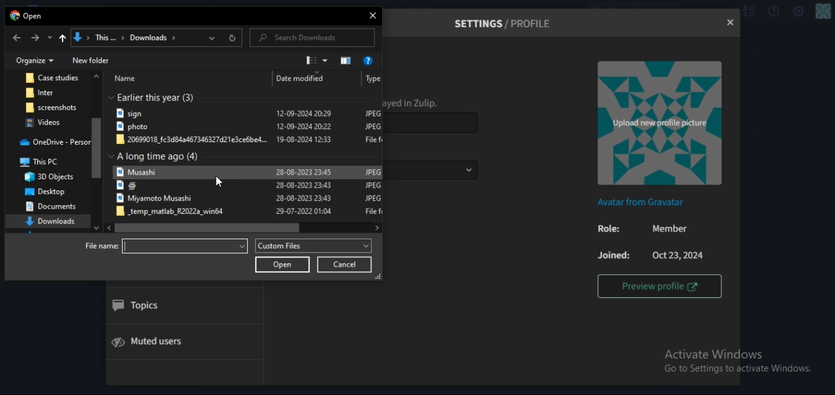 The image size is (835, 395). Describe the element at coordinates (157, 341) in the screenshot. I see `Muted users` at that location.